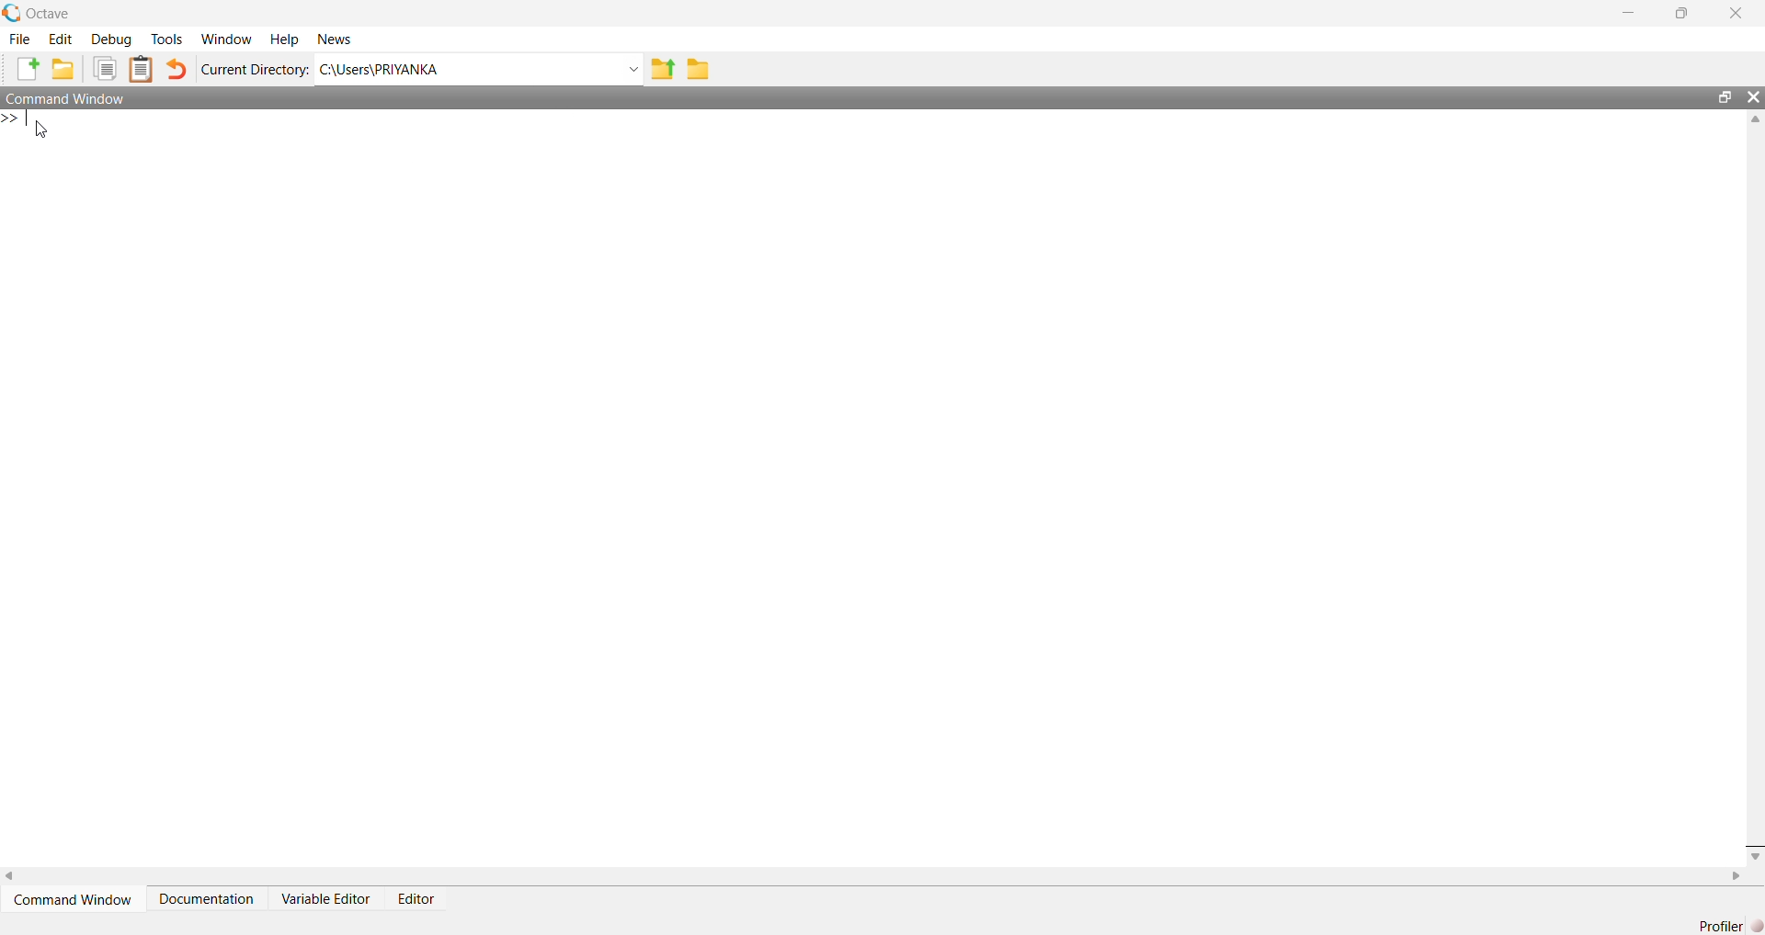  What do you see at coordinates (1737, 876) in the screenshot?
I see `scroll right` at bounding box center [1737, 876].